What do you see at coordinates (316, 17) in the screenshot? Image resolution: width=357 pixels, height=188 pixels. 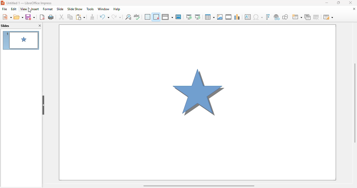 I see `delete slide` at bounding box center [316, 17].